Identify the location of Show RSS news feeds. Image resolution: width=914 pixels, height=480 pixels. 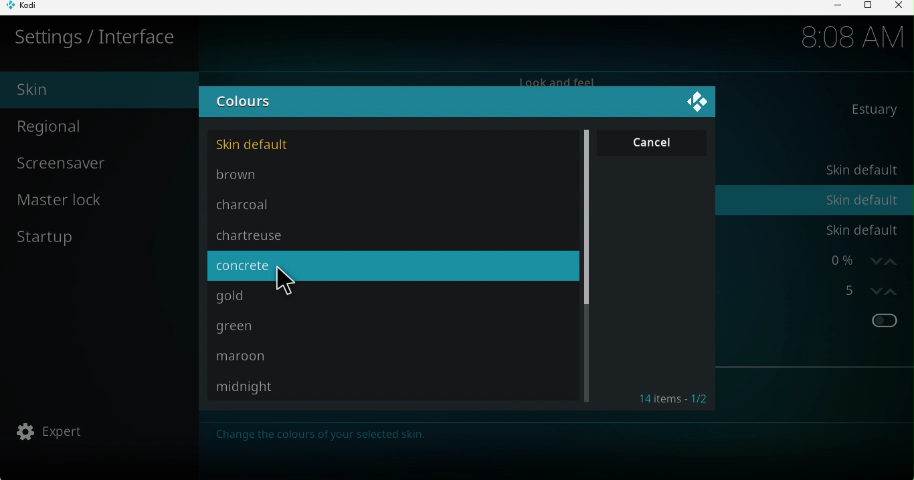
(817, 320).